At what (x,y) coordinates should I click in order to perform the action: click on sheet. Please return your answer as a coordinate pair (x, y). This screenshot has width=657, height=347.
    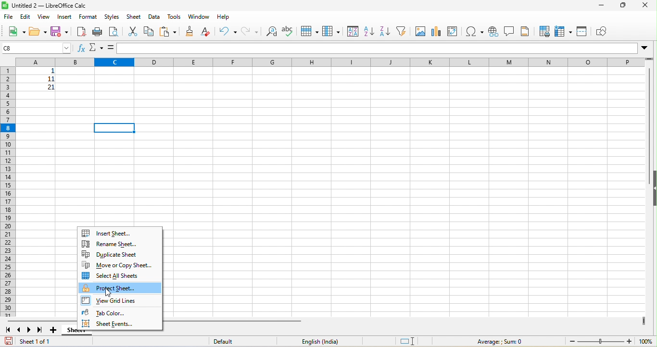
    Looking at the image, I should click on (135, 17).